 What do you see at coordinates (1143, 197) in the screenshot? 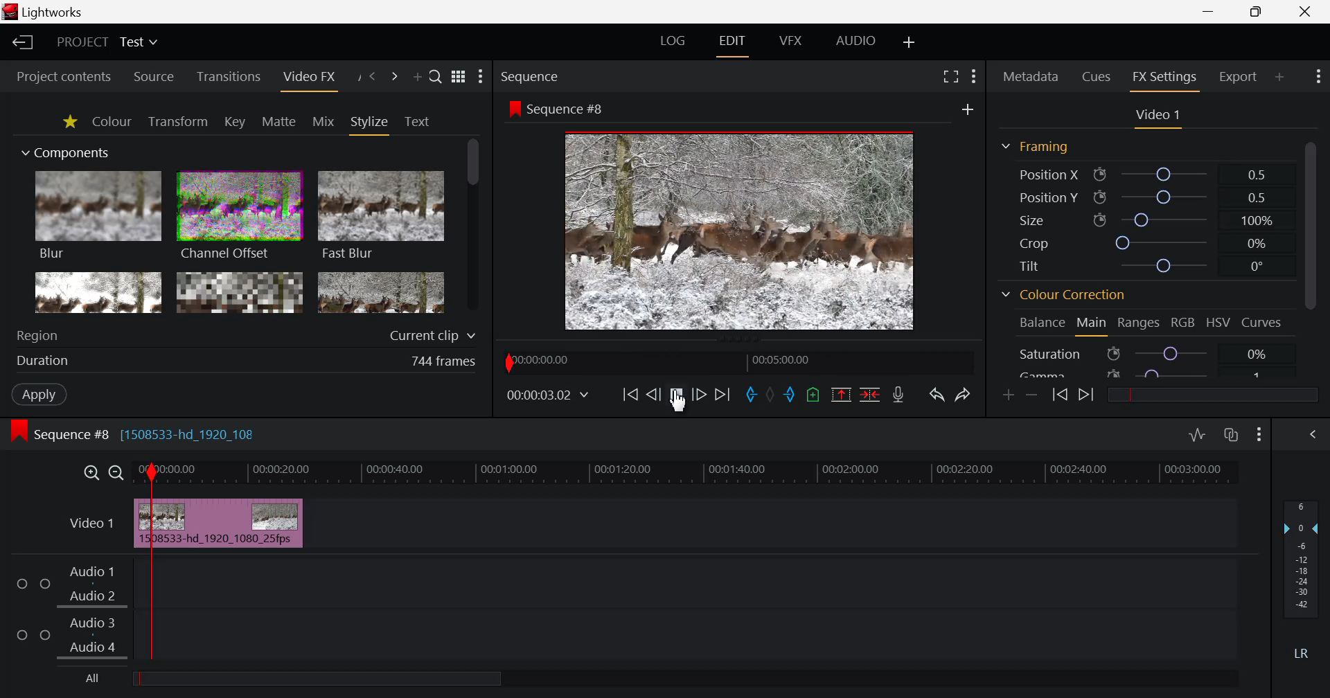
I see `Position Y` at bounding box center [1143, 197].